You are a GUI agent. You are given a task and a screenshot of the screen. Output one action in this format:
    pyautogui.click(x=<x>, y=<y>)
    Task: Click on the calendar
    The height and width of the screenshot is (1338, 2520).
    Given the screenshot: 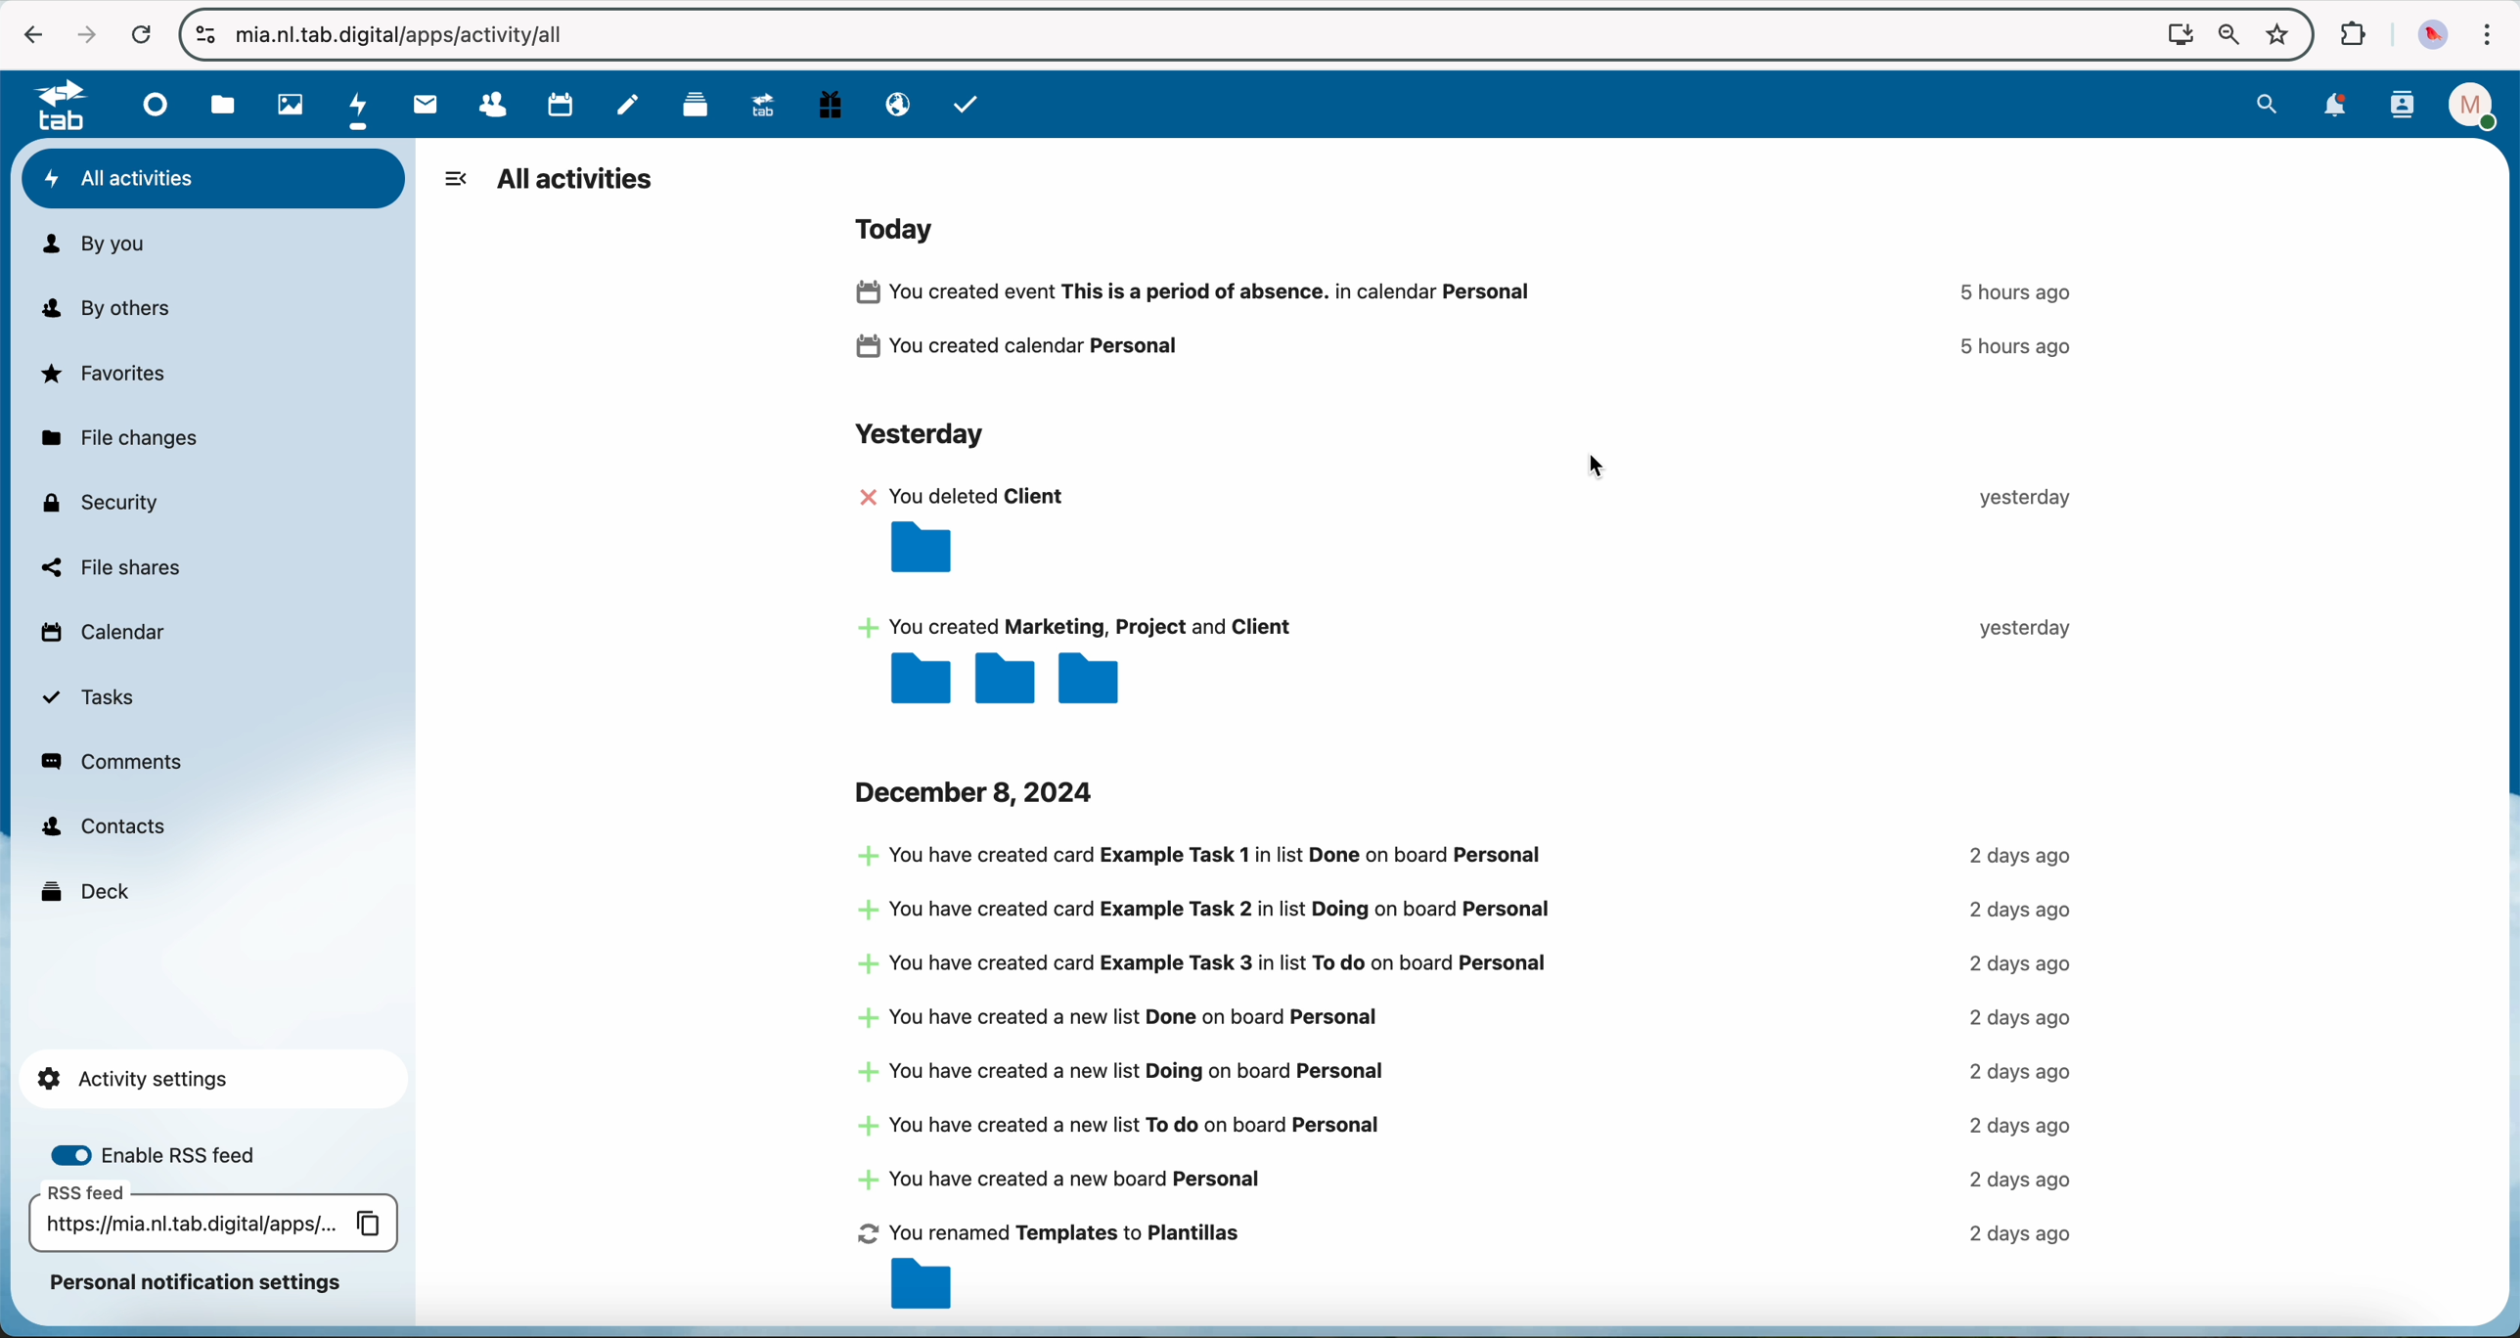 What is the action you would take?
    pyautogui.click(x=101, y=637)
    